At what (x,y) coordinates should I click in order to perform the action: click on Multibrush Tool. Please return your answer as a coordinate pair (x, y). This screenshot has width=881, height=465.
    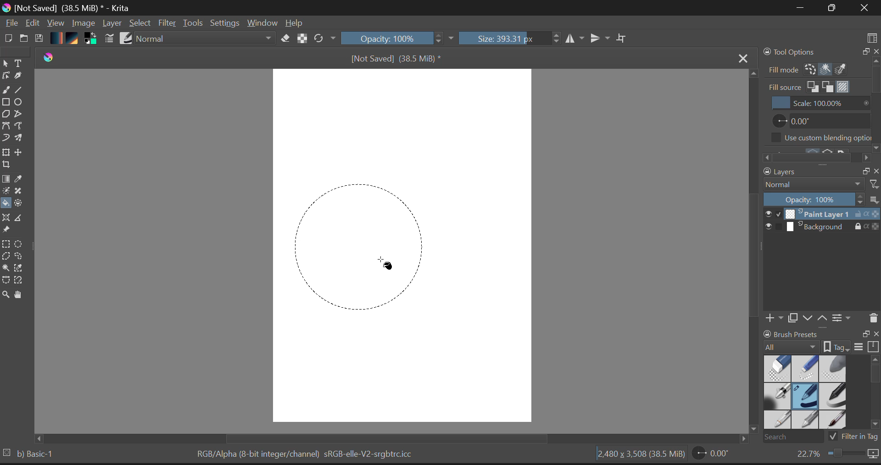
    Looking at the image, I should click on (22, 138).